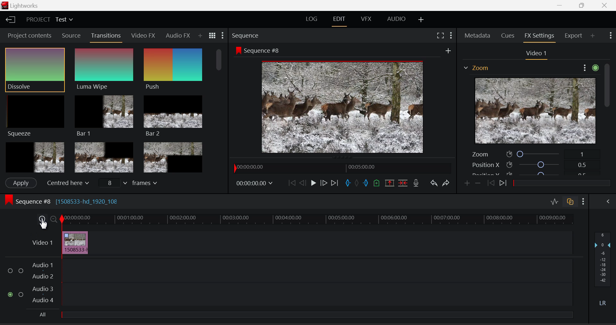  I want to click on Transitions, so click(107, 36).